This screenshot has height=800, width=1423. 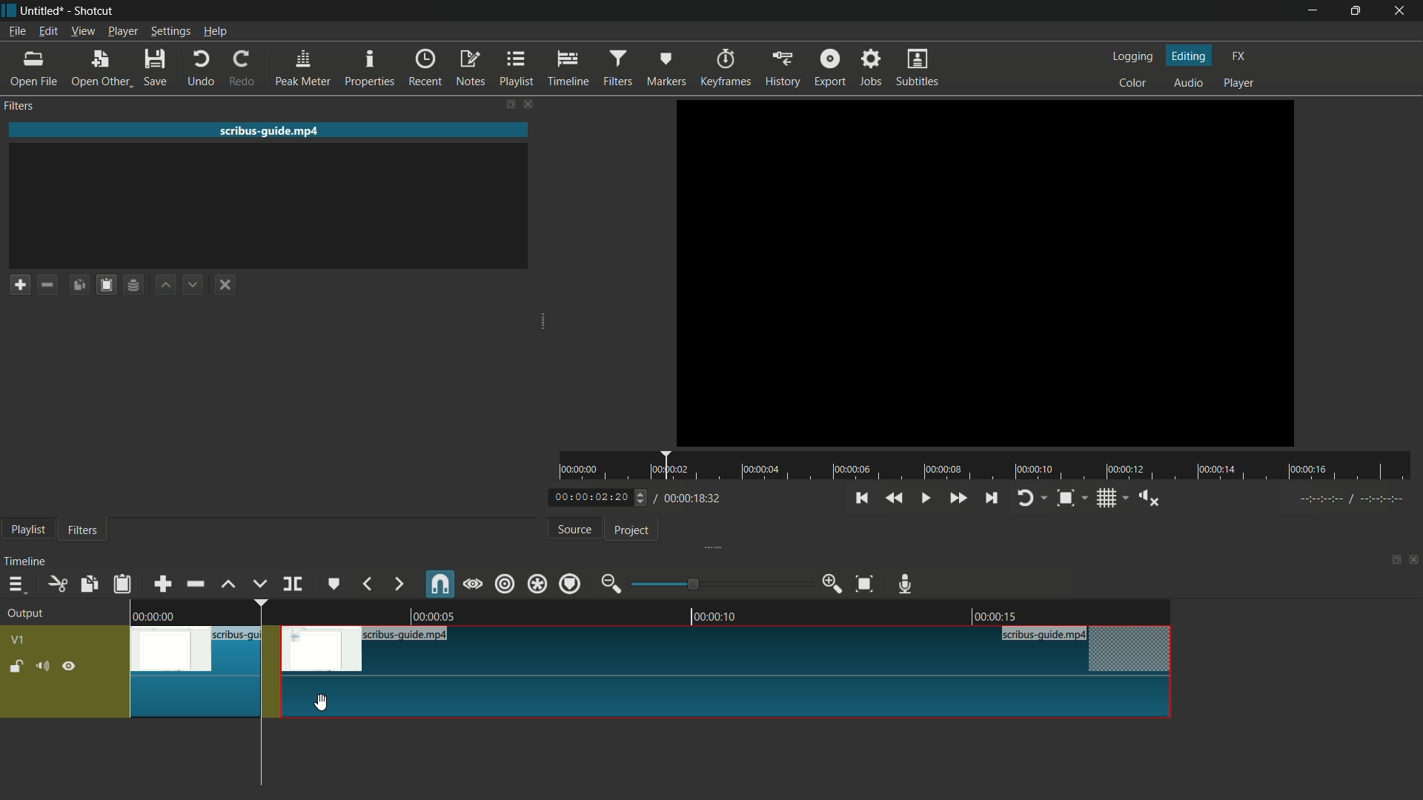 What do you see at coordinates (610, 583) in the screenshot?
I see `zoom out` at bounding box center [610, 583].